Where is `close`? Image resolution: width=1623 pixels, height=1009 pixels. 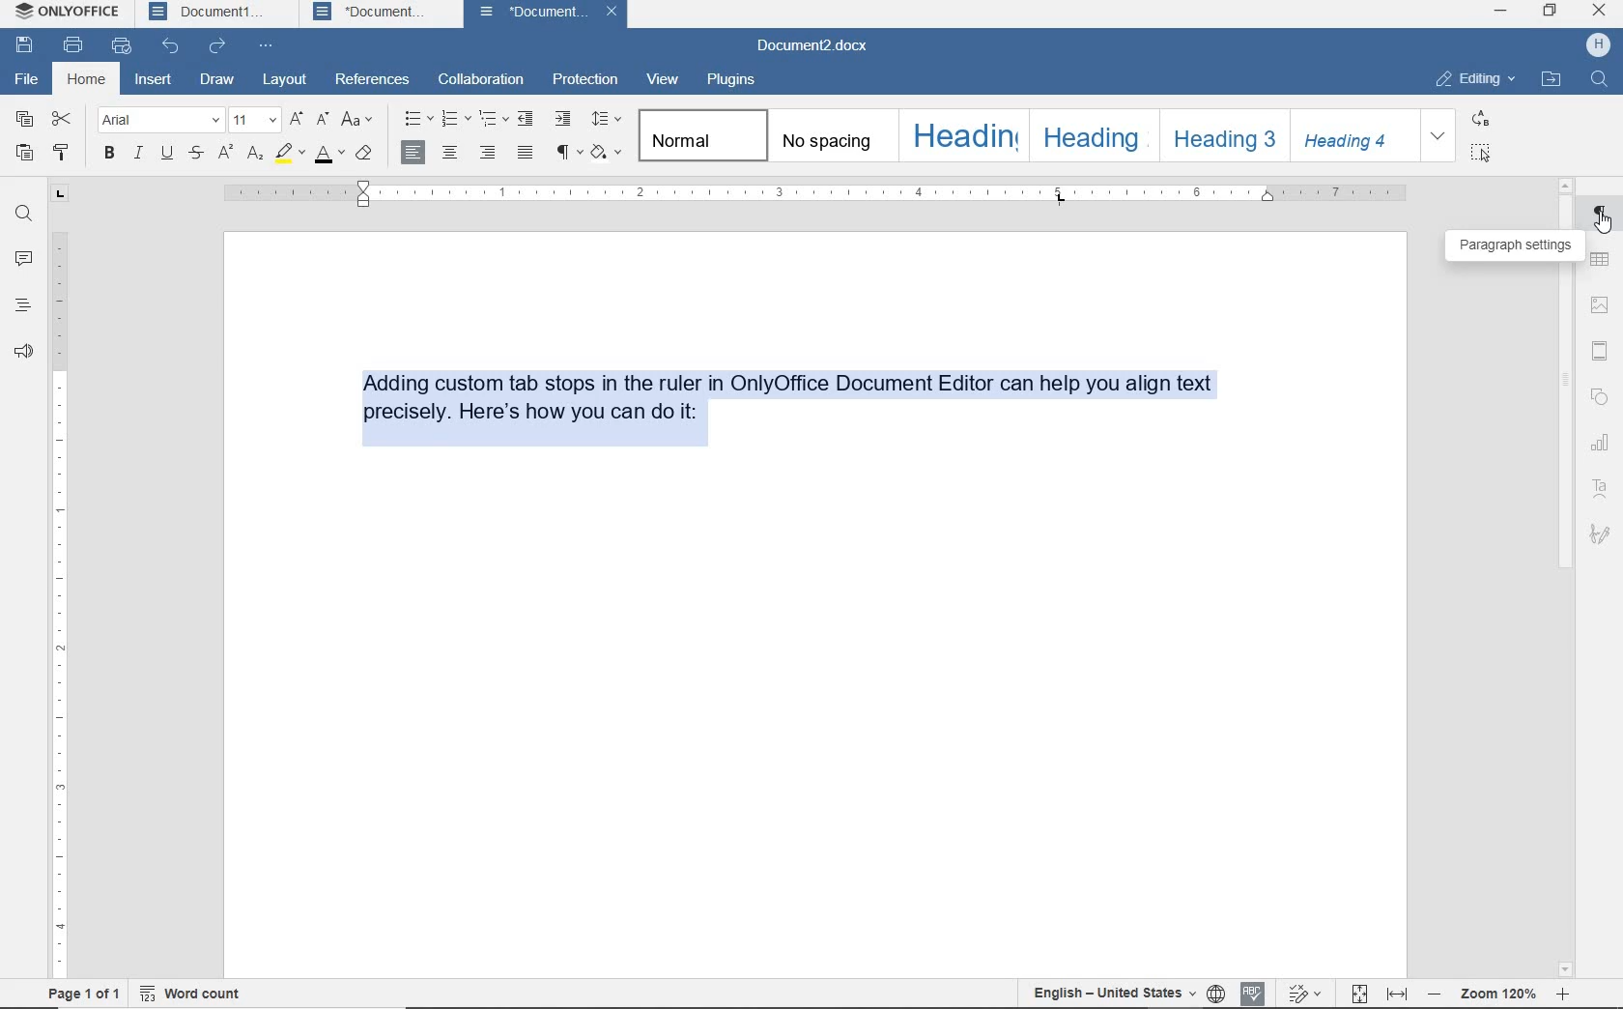
close is located at coordinates (1599, 12).